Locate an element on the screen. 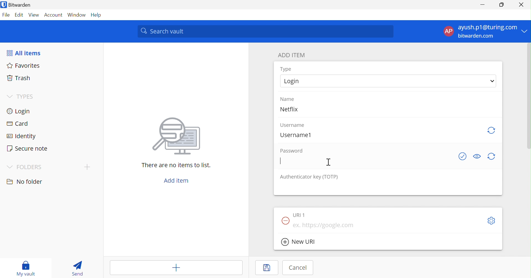 This screenshot has height=278, width=531. Save is located at coordinates (267, 267).